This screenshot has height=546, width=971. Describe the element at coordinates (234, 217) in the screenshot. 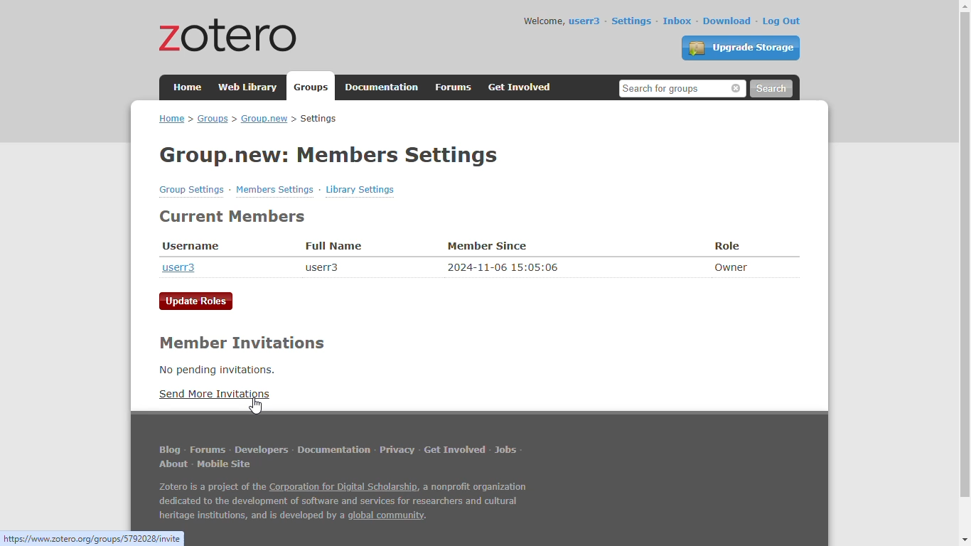

I see `current members` at that location.